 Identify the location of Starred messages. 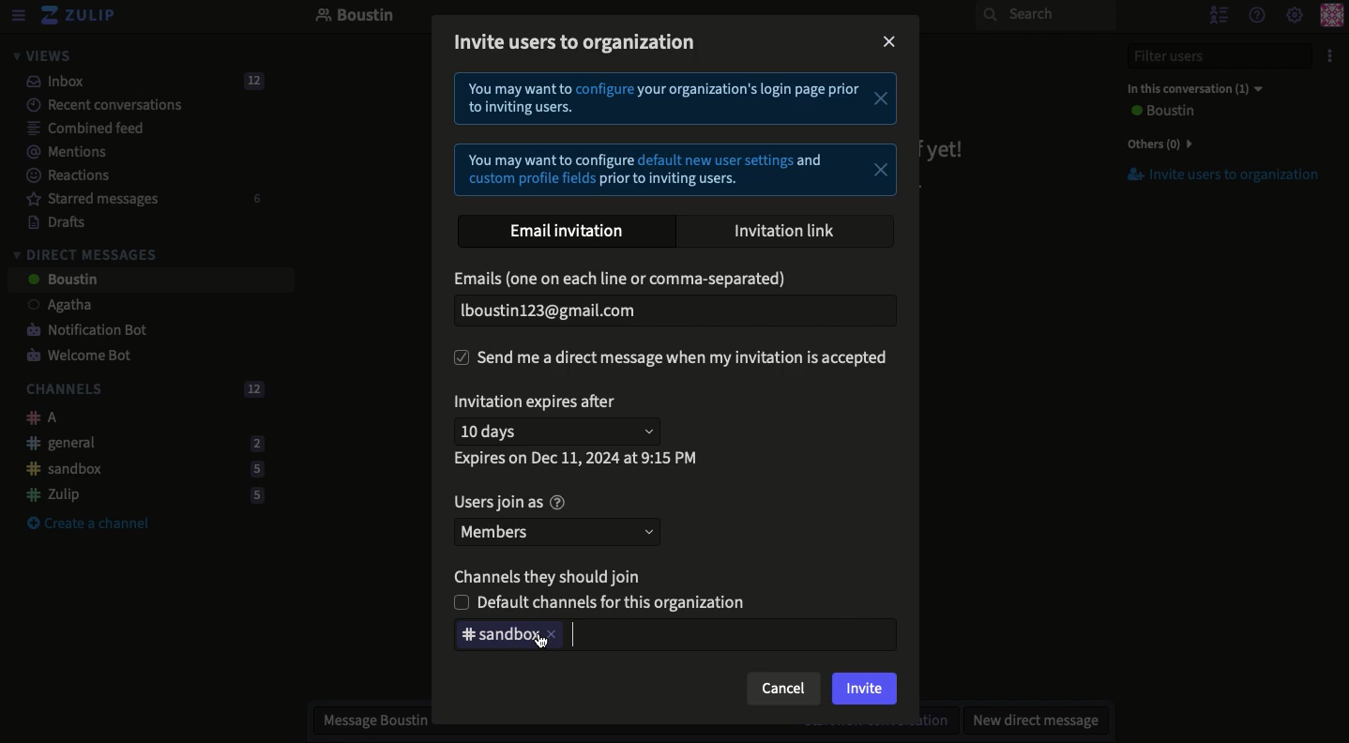
(141, 199).